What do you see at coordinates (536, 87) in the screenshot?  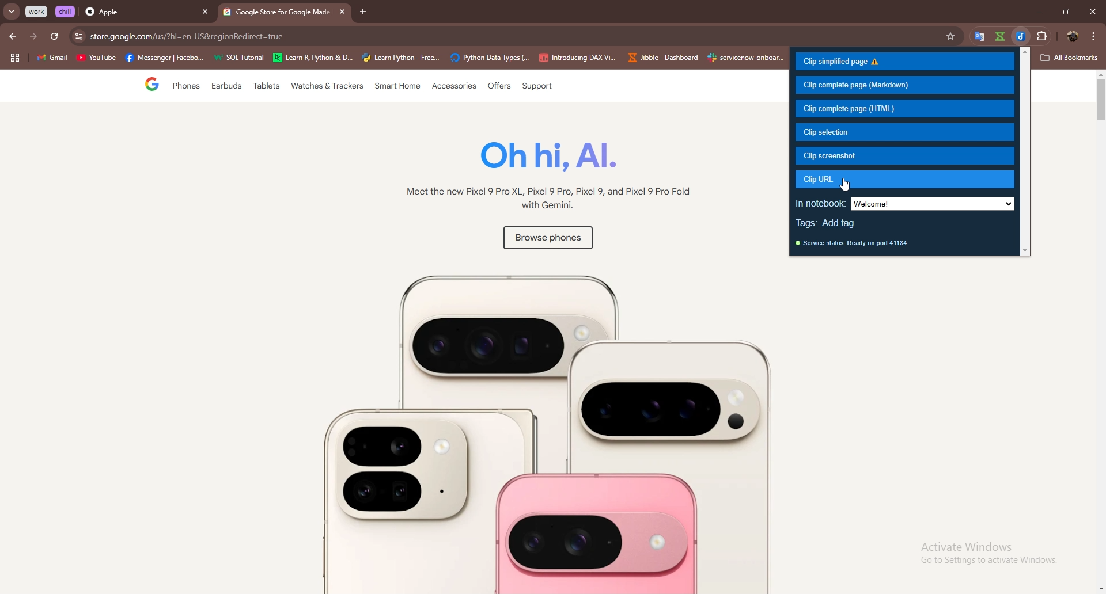 I see `support` at bounding box center [536, 87].